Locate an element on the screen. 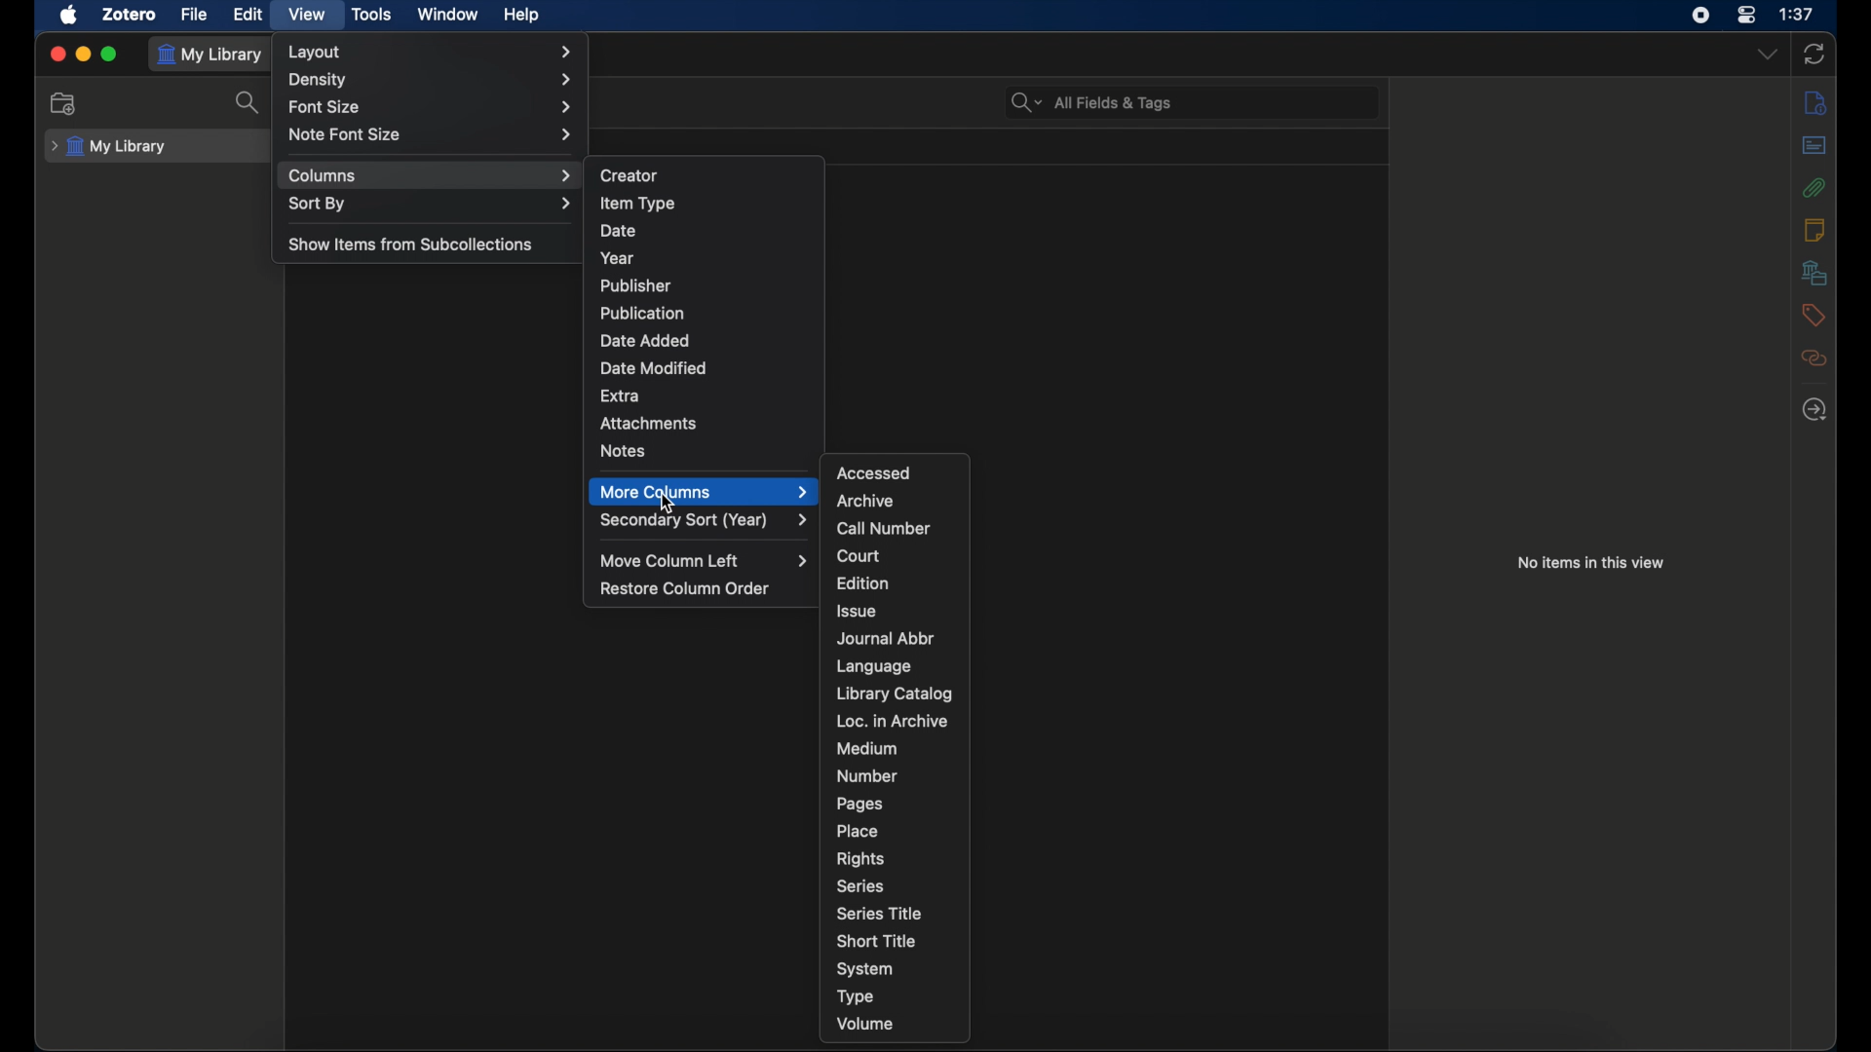  language is located at coordinates (877, 666).